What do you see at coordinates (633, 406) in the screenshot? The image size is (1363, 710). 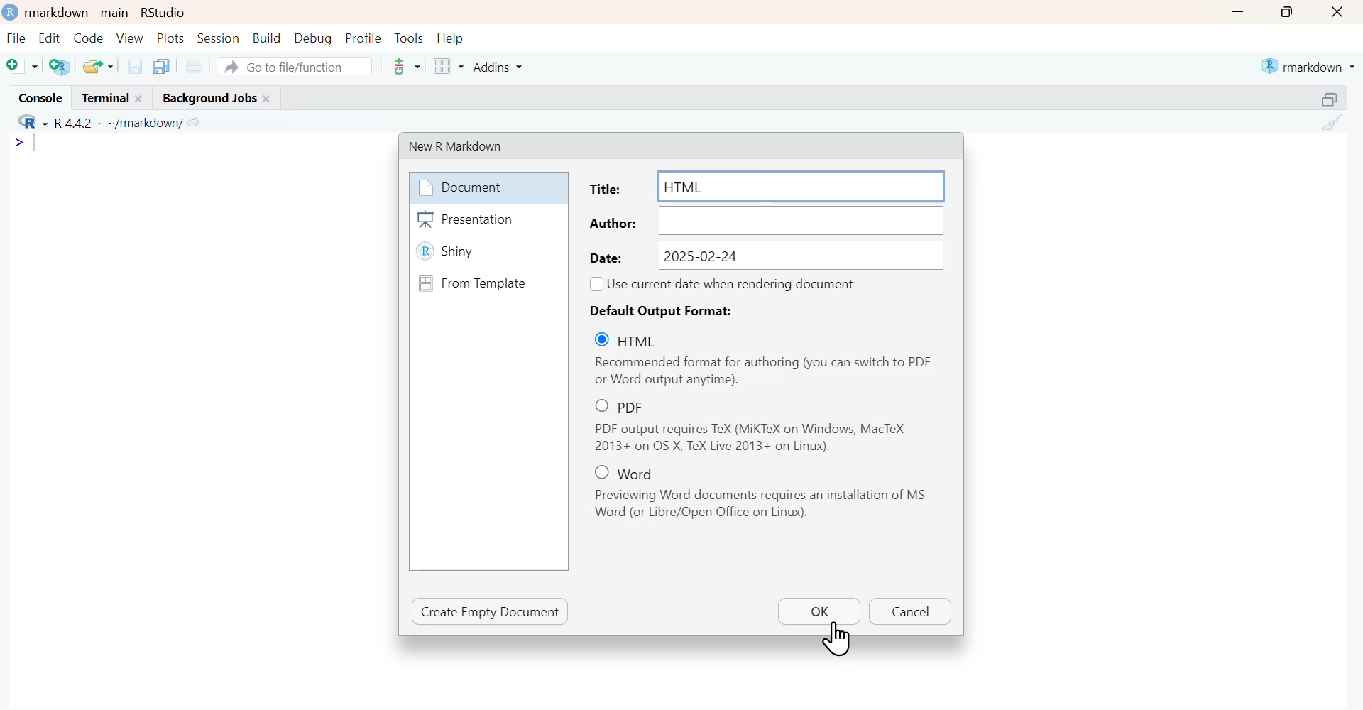 I see `PDF` at bounding box center [633, 406].